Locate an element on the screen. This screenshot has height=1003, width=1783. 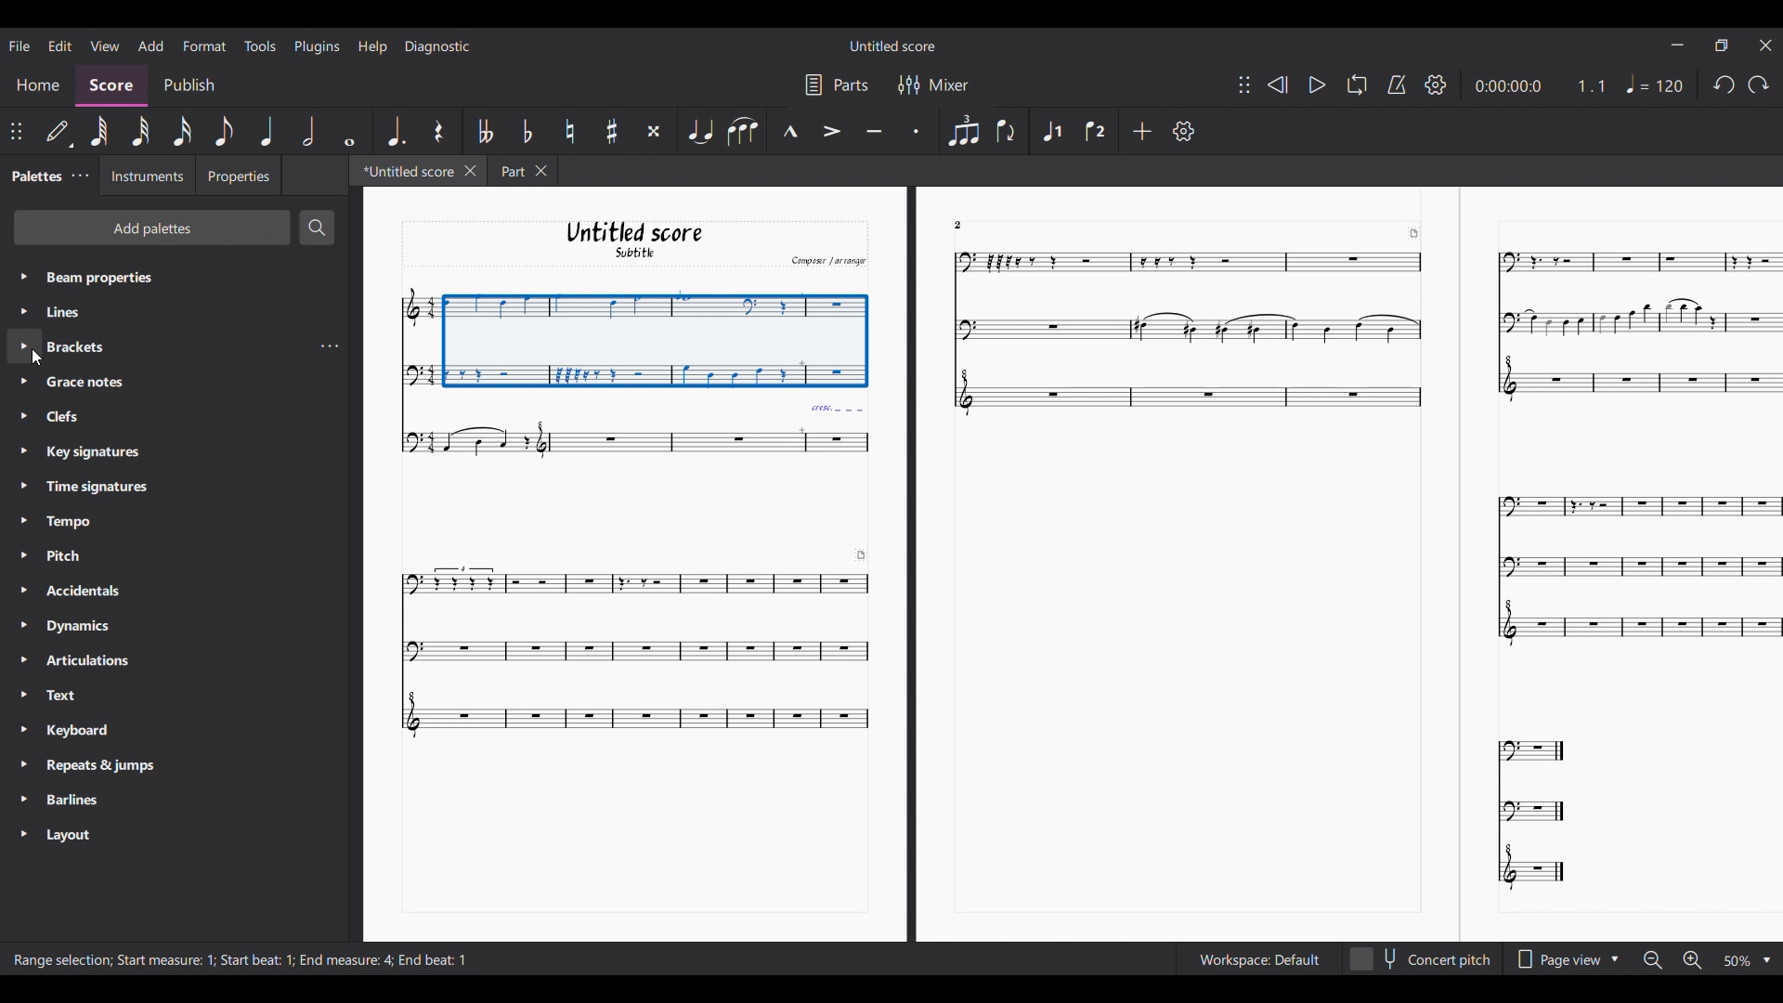
 is located at coordinates (1531, 750).